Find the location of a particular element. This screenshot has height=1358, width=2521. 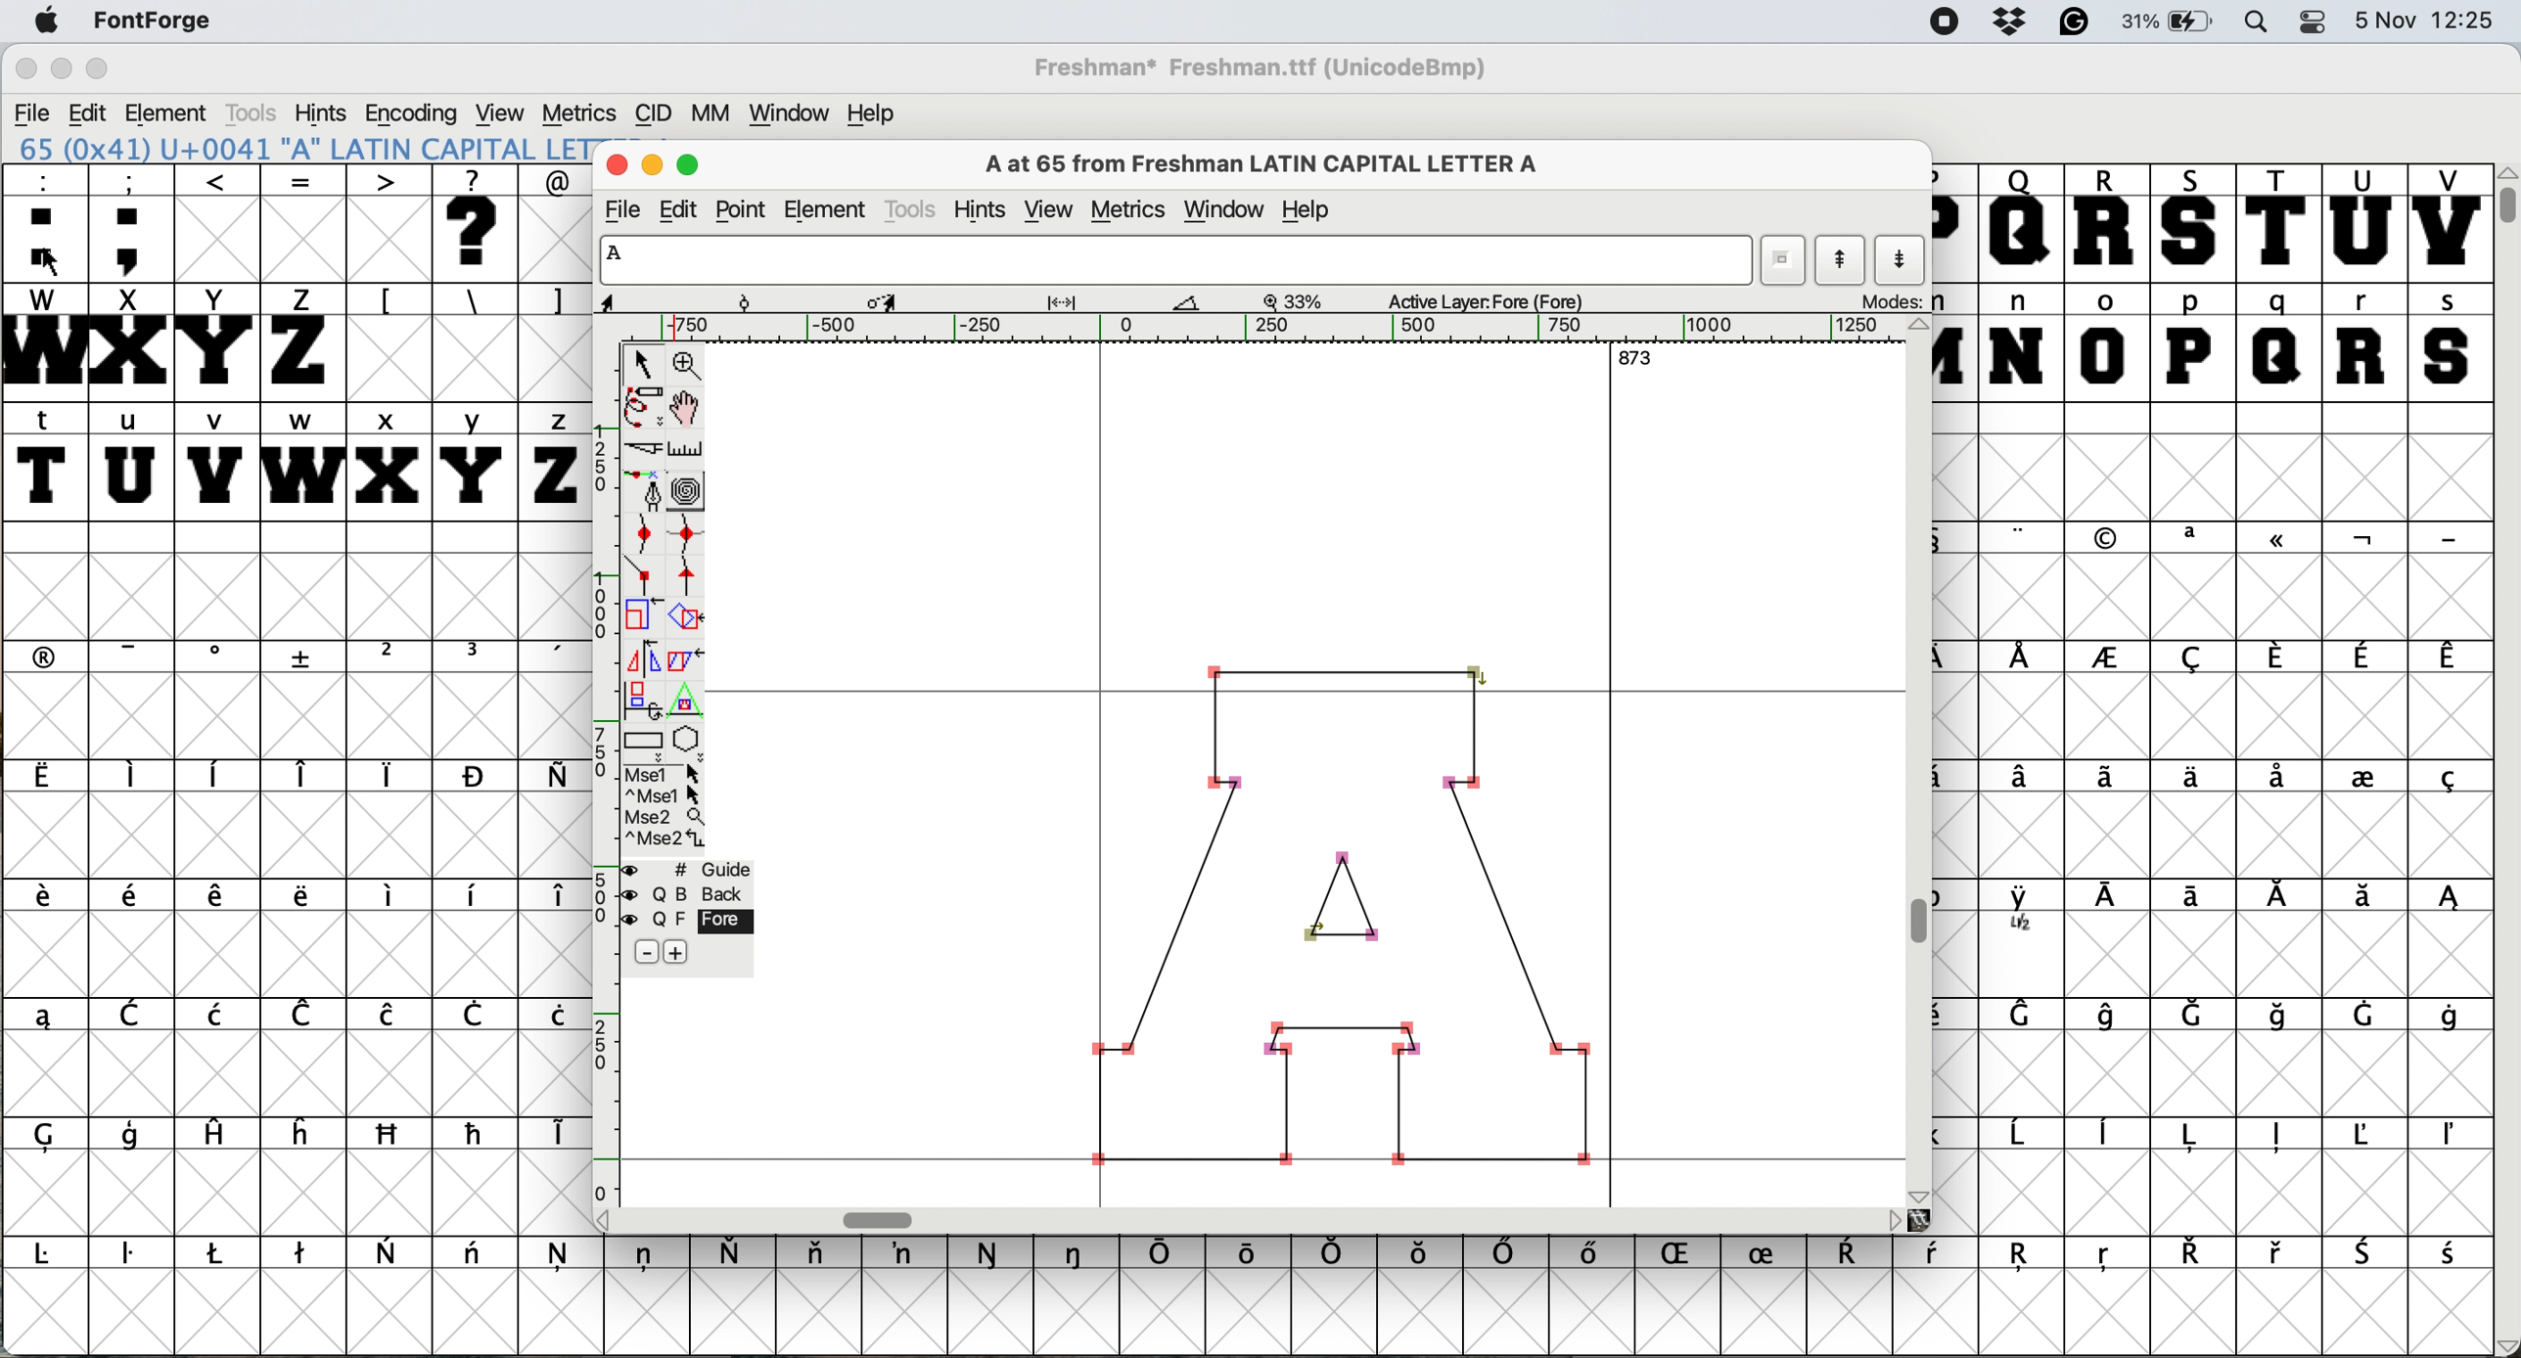

point is located at coordinates (743, 207).